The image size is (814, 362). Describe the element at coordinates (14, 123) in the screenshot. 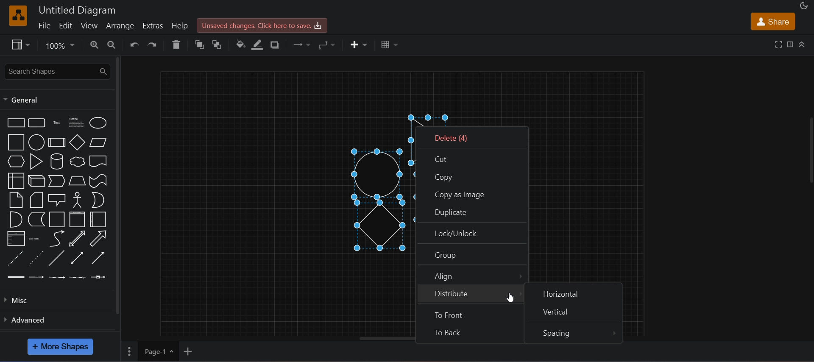

I see `rectangle` at that location.